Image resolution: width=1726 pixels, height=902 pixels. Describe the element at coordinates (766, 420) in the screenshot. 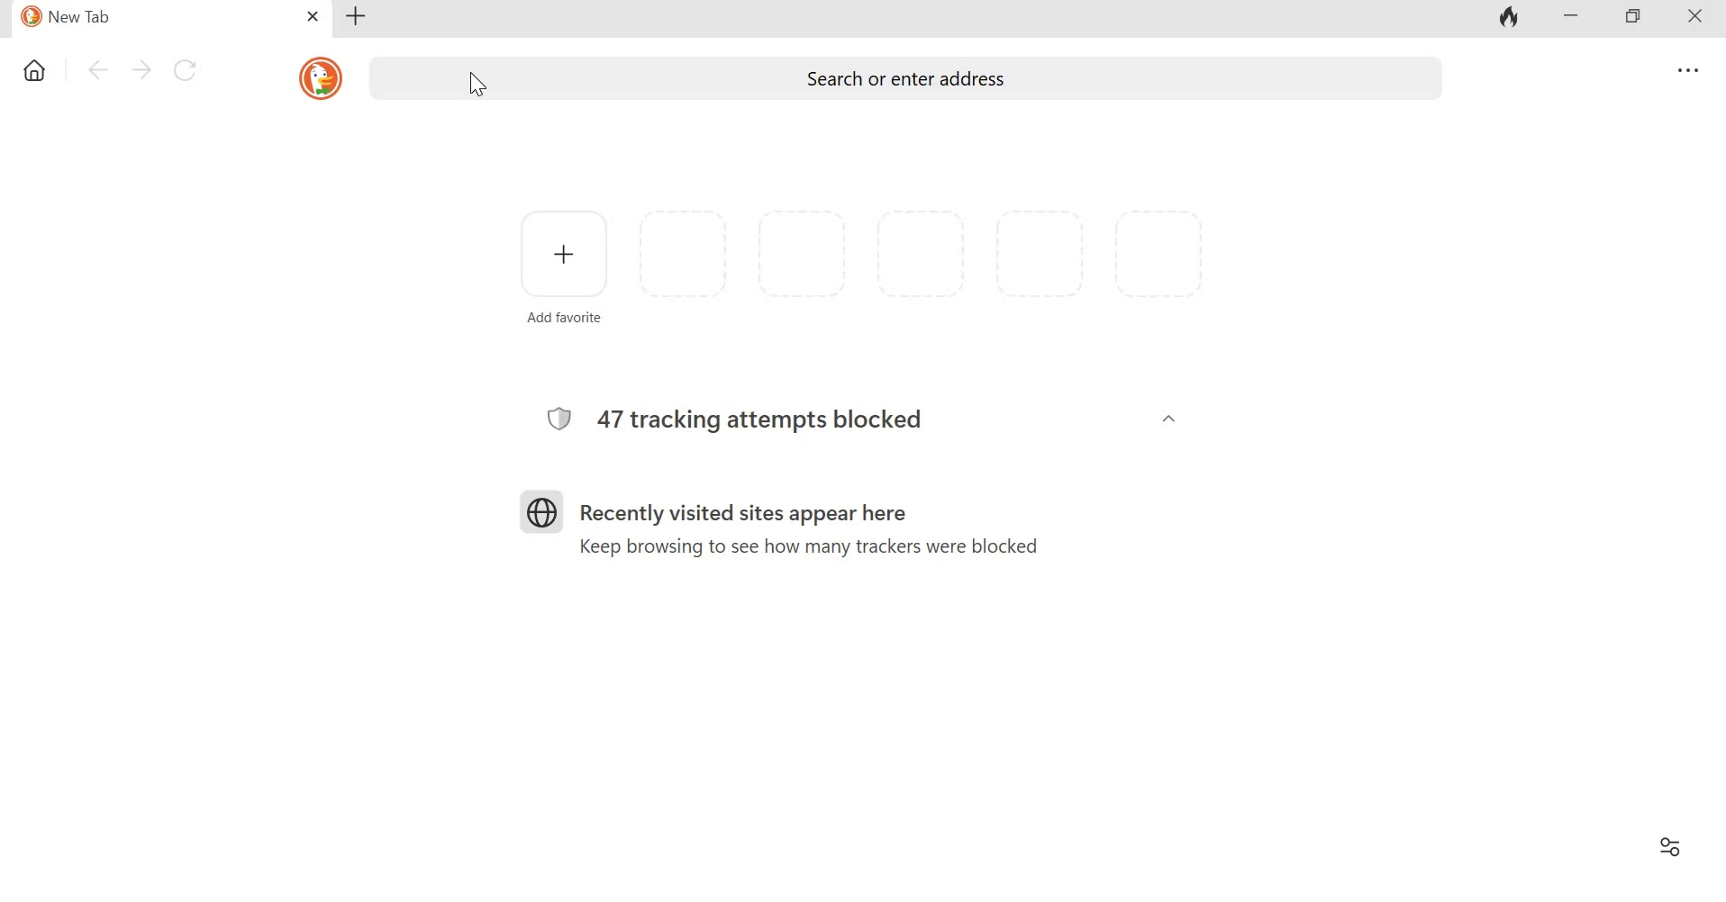

I see `47 tracking attempts blocked` at that location.